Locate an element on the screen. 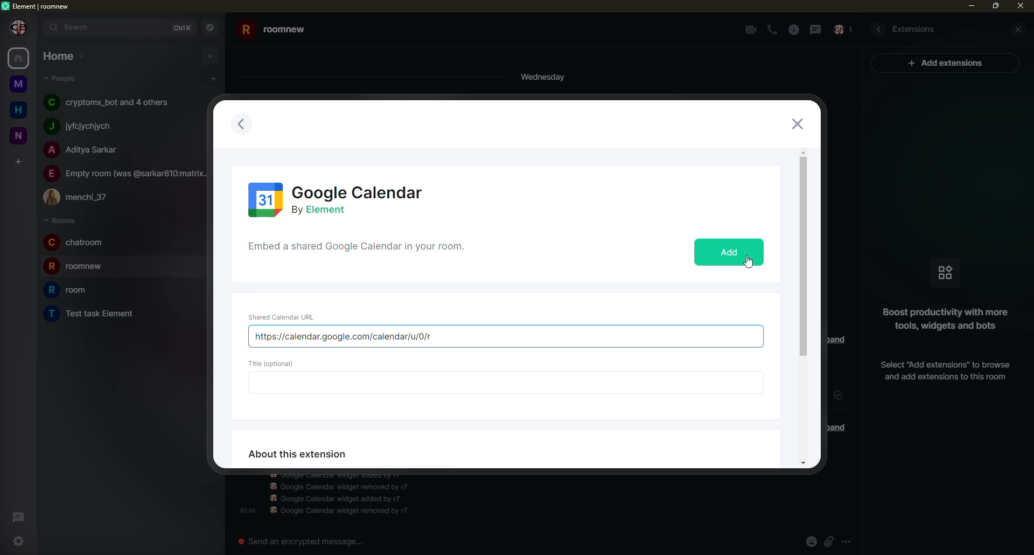 This screenshot has height=555, width=1034. icon is located at coordinates (943, 272).